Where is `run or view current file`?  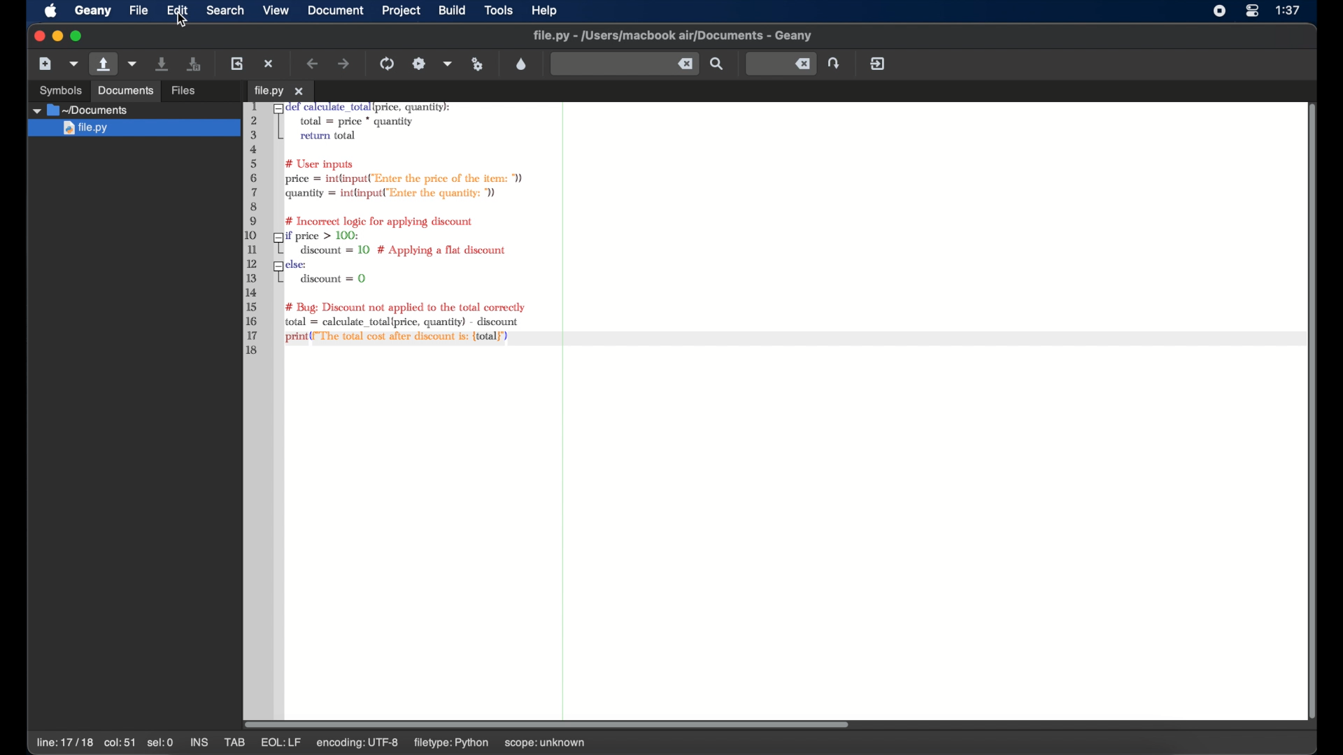
run or view current file is located at coordinates (478, 64).